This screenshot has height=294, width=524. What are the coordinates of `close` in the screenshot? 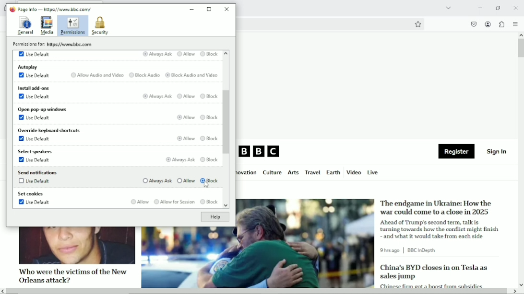 It's located at (515, 7).